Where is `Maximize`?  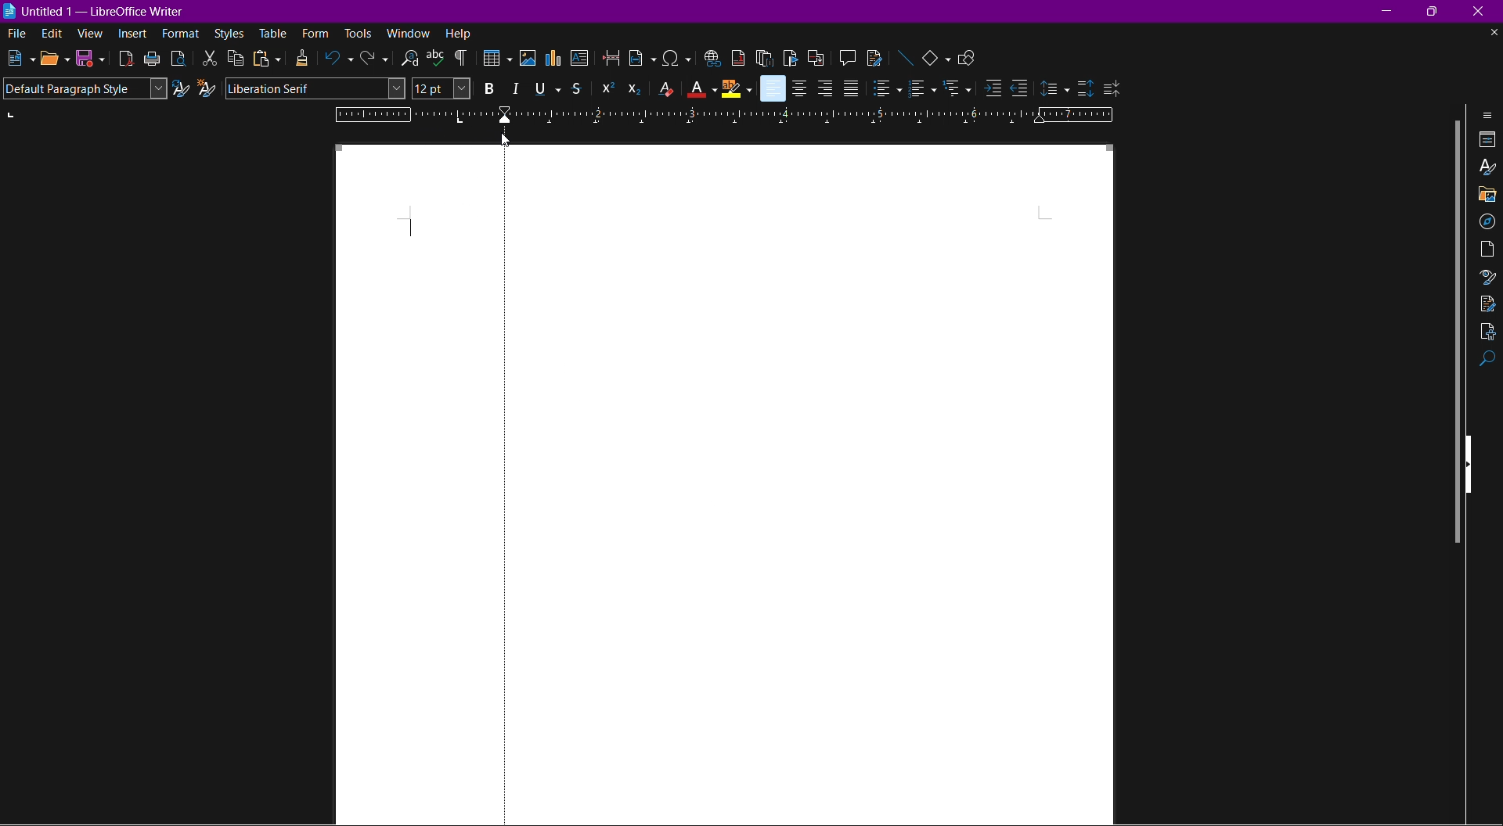
Maximize is located at coordinates (1436, 12).